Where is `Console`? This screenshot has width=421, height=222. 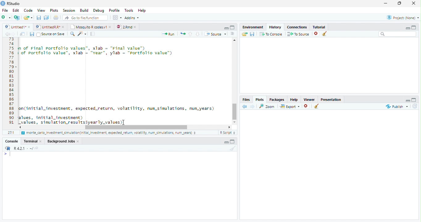
Console is located at coordinates (119, 185).